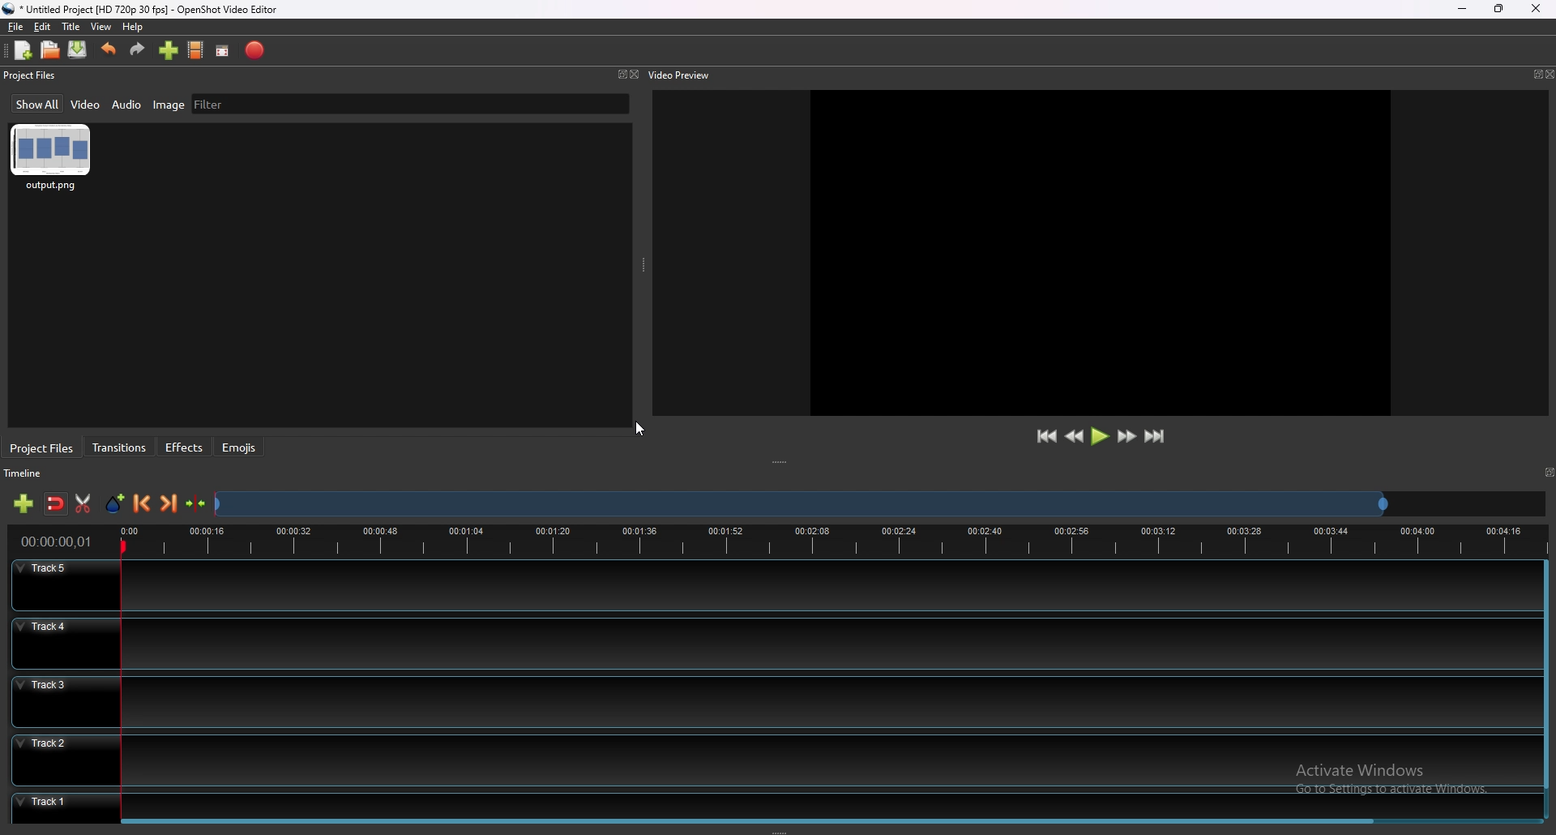 The width and height of the screenshot is (1556, 835). I want to click on title, so click(71, 27).